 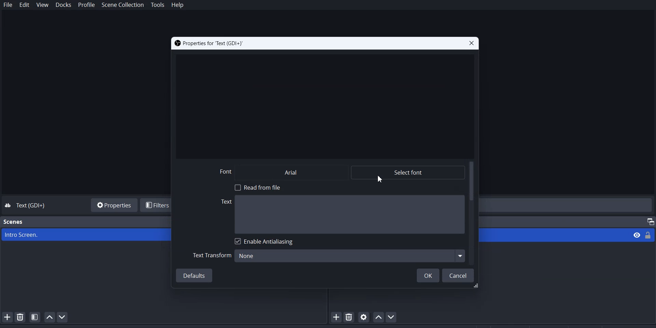 What do you see at coordinates (195, 275) in the screenshot?
I see `Defaults` at bounding box center [195, 275].